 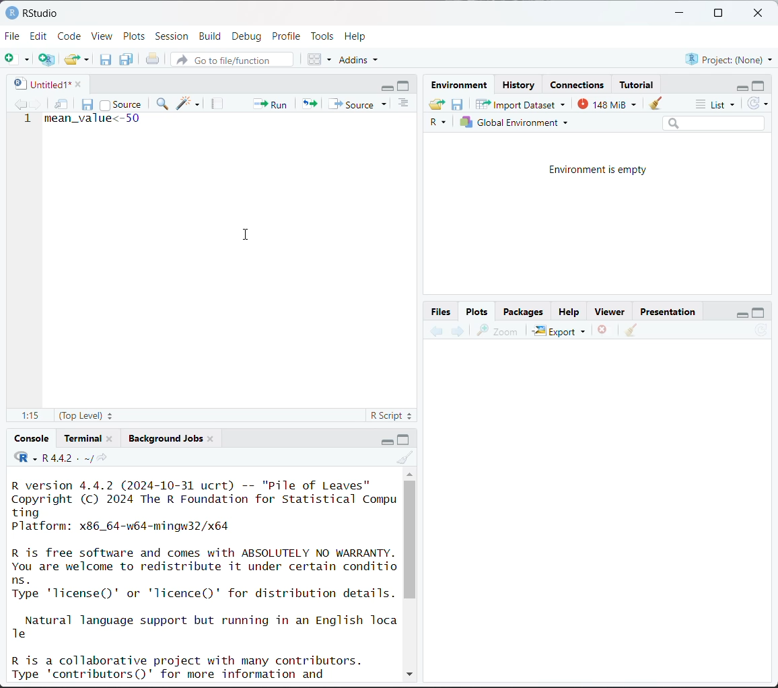 I want to click on (top level), so click(x=87, y=415).